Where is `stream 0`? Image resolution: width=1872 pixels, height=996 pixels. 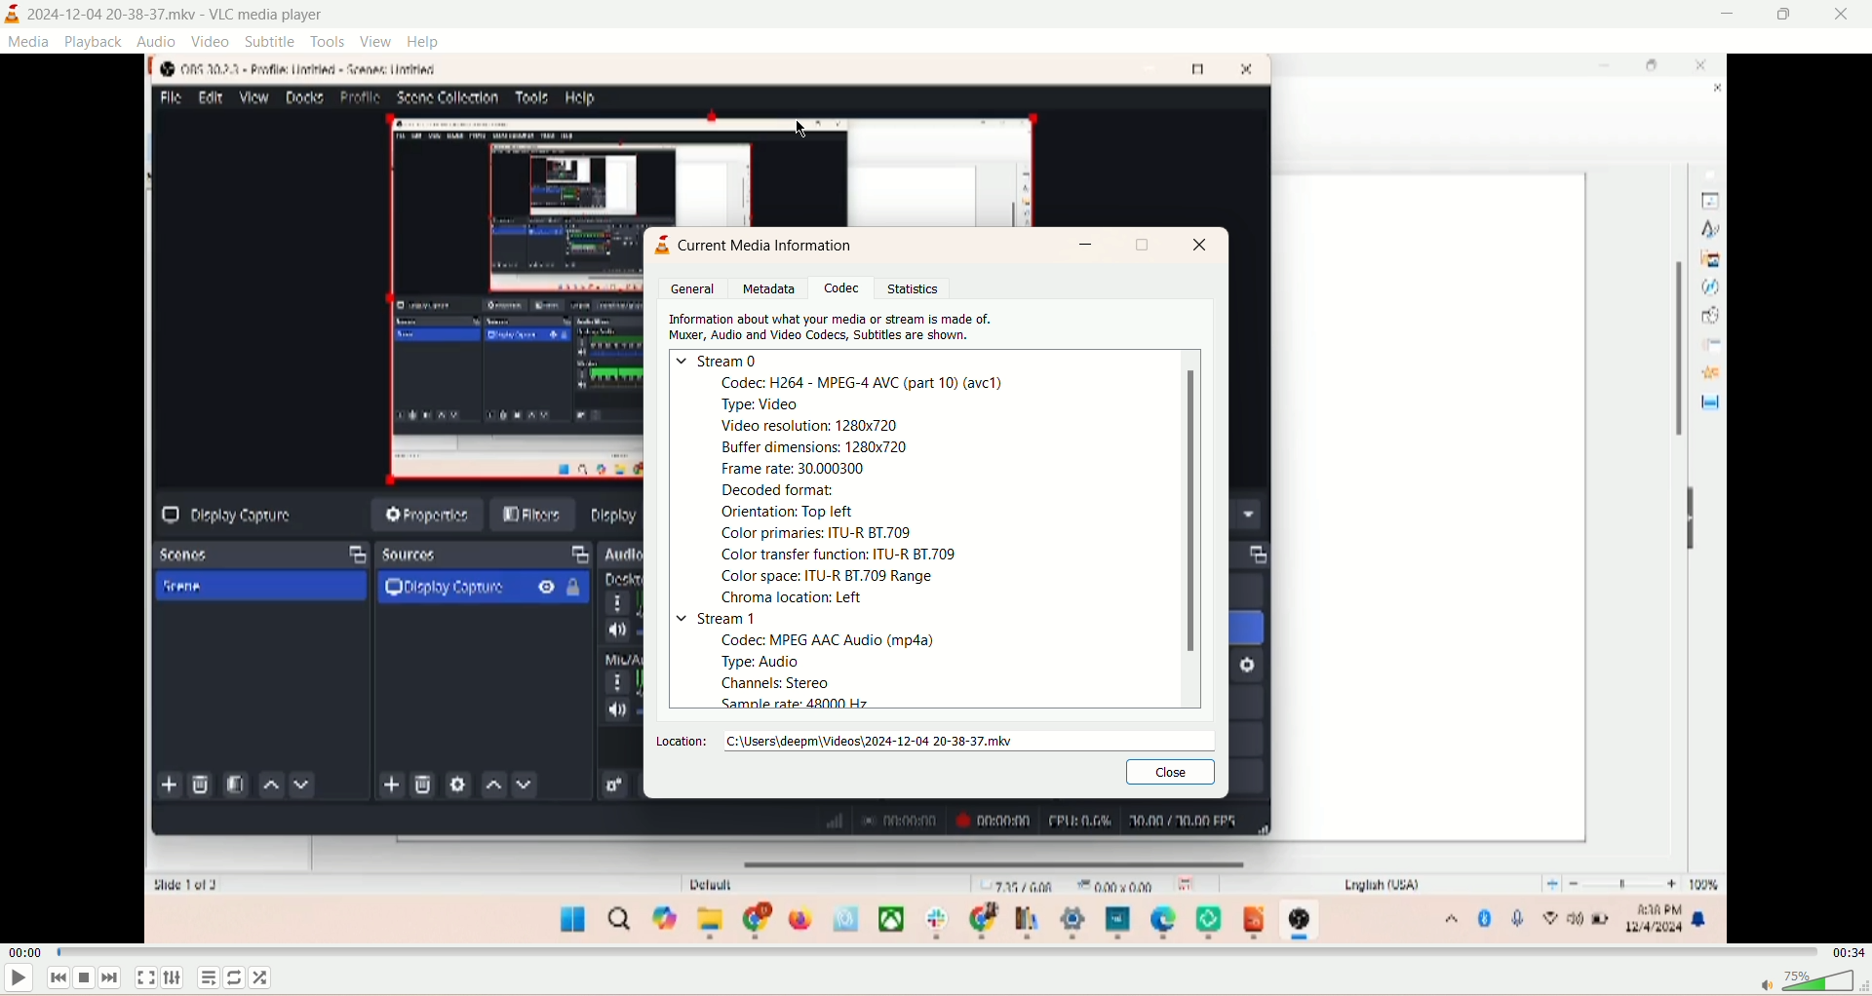 stream 0 is located at coordinates (718, 359).